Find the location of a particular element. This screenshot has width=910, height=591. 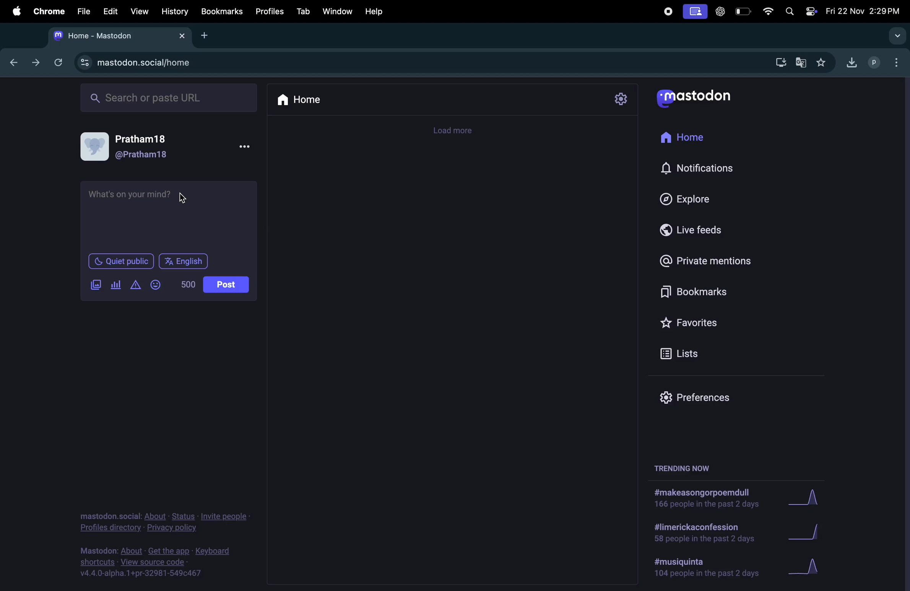

hashtags is located at coordinates (707, 533).